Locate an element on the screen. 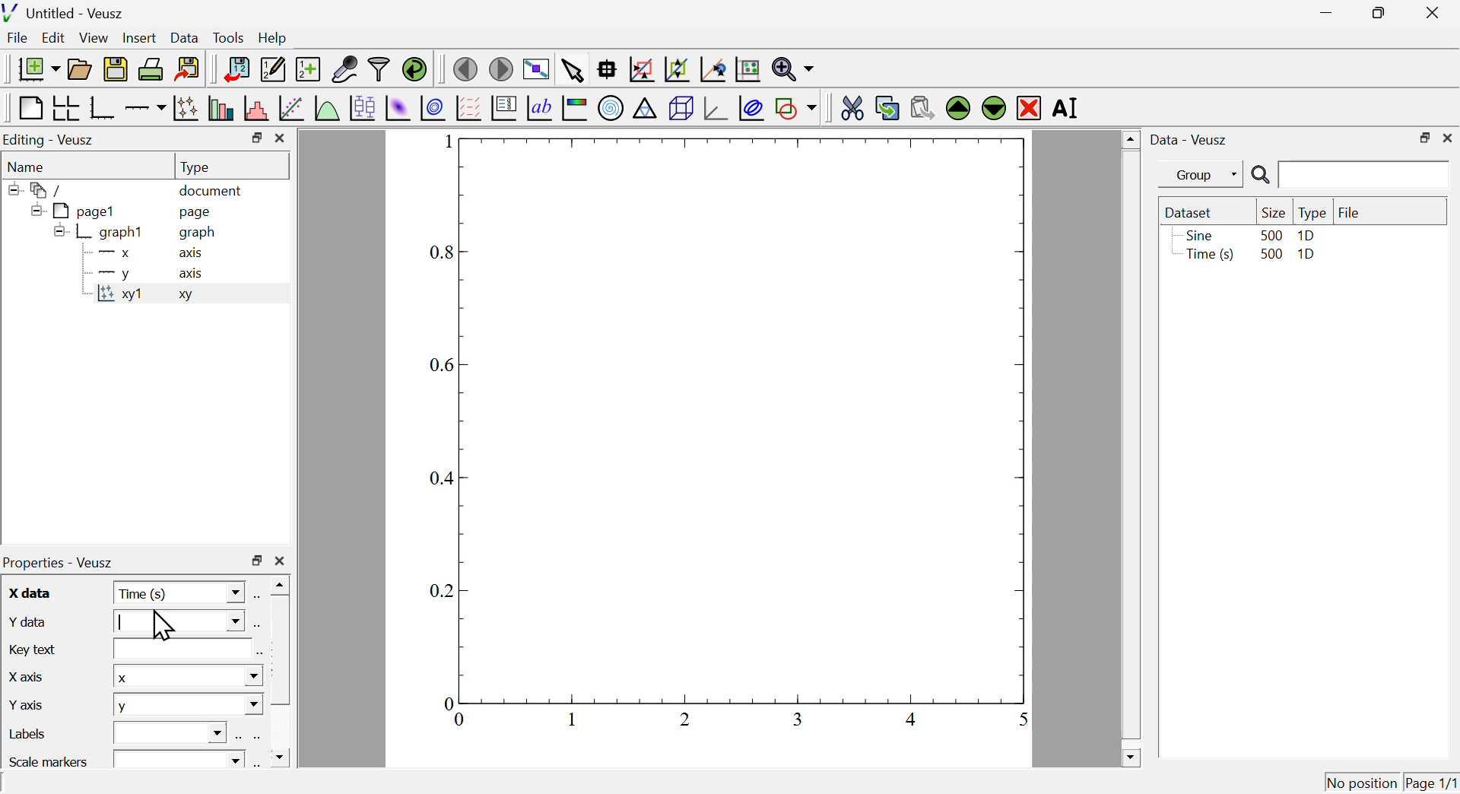 The width and height of the screenshot is (1460, 794). 1 is located at coordinates (1015, 719).